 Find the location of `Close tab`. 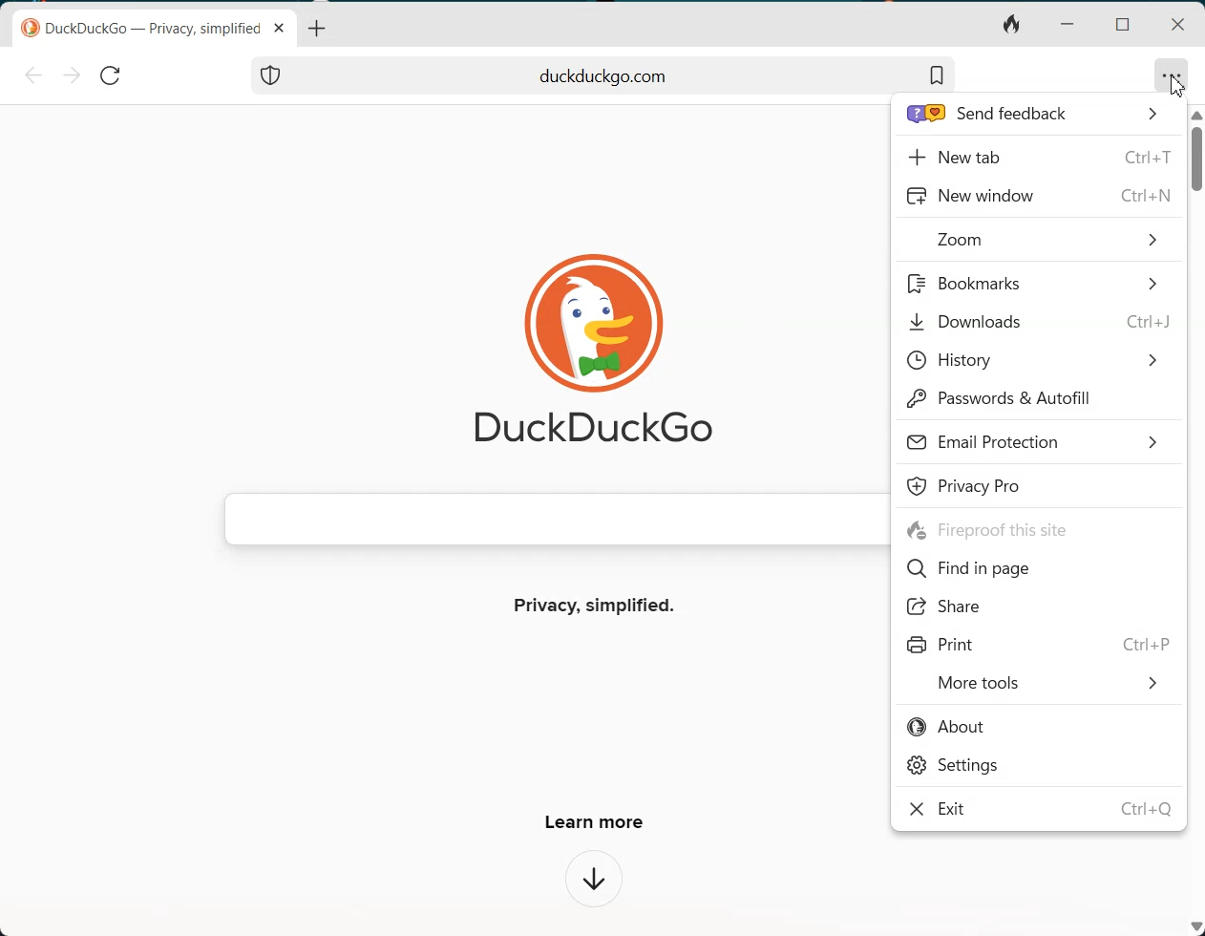

Close tab is located at coordinates (280, 28).